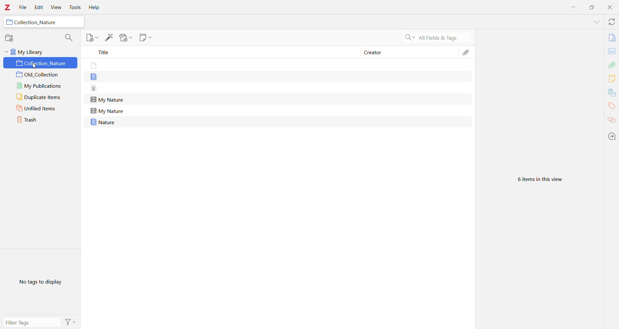  I want to click on Close, so click(610, 8).